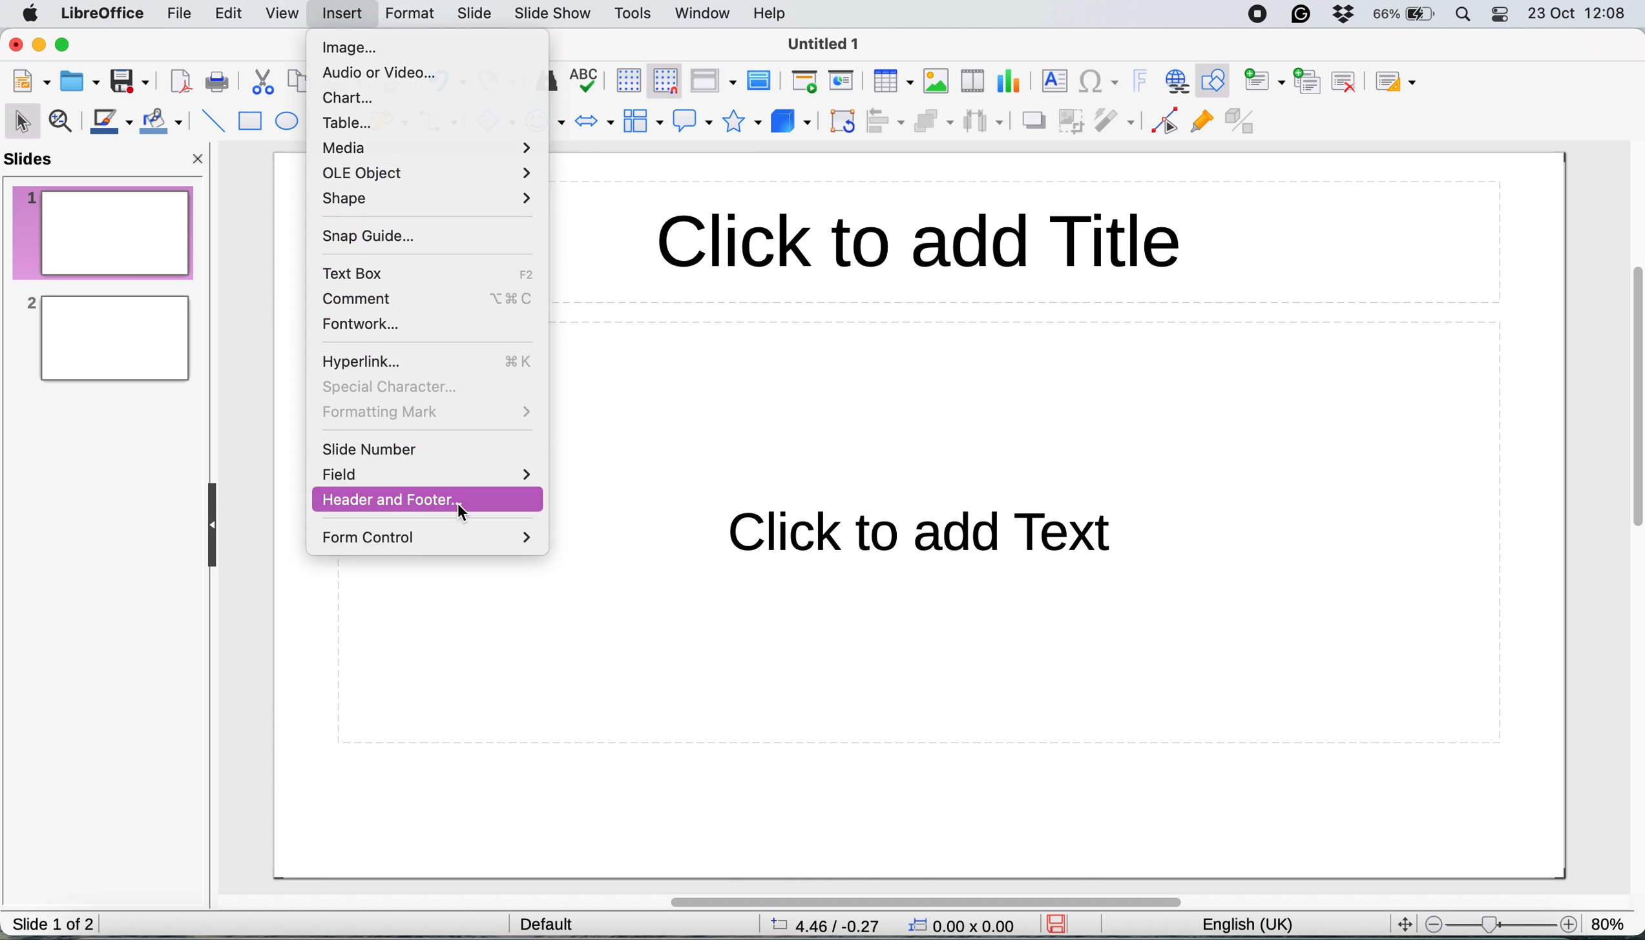 The height and width of the screenshot is (940, 1645). I want to click on zoom factor, so click(1500, 924).